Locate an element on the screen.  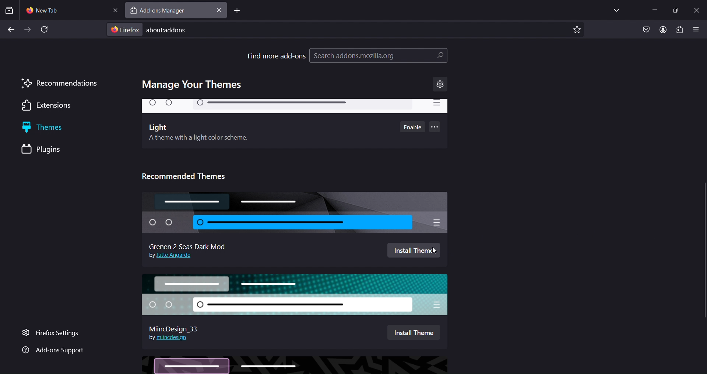
manage your themes is located at coordinates (194, 85).